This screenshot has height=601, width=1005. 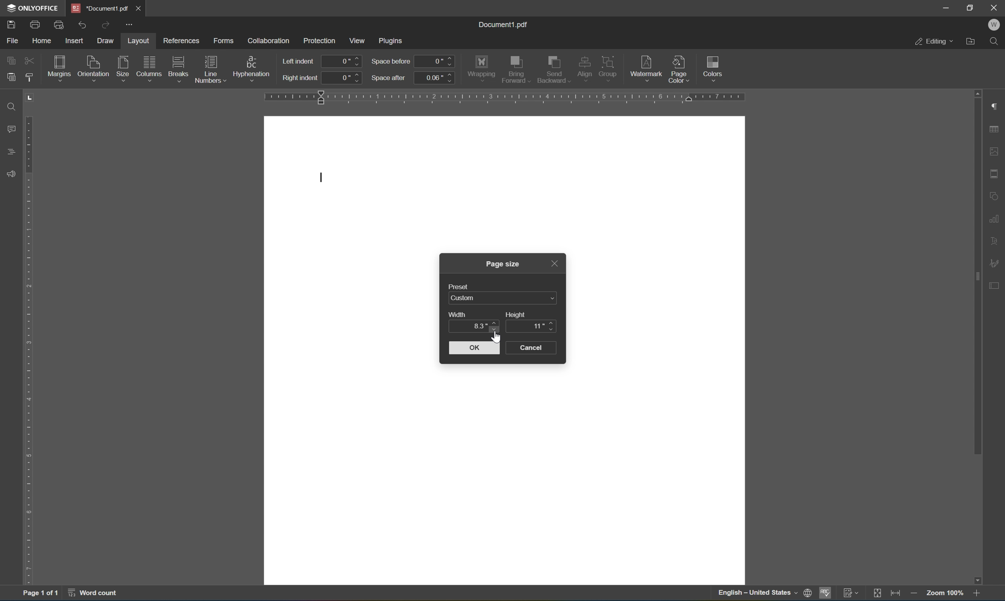 I want to click on print preview, so click(x=59, y=24).